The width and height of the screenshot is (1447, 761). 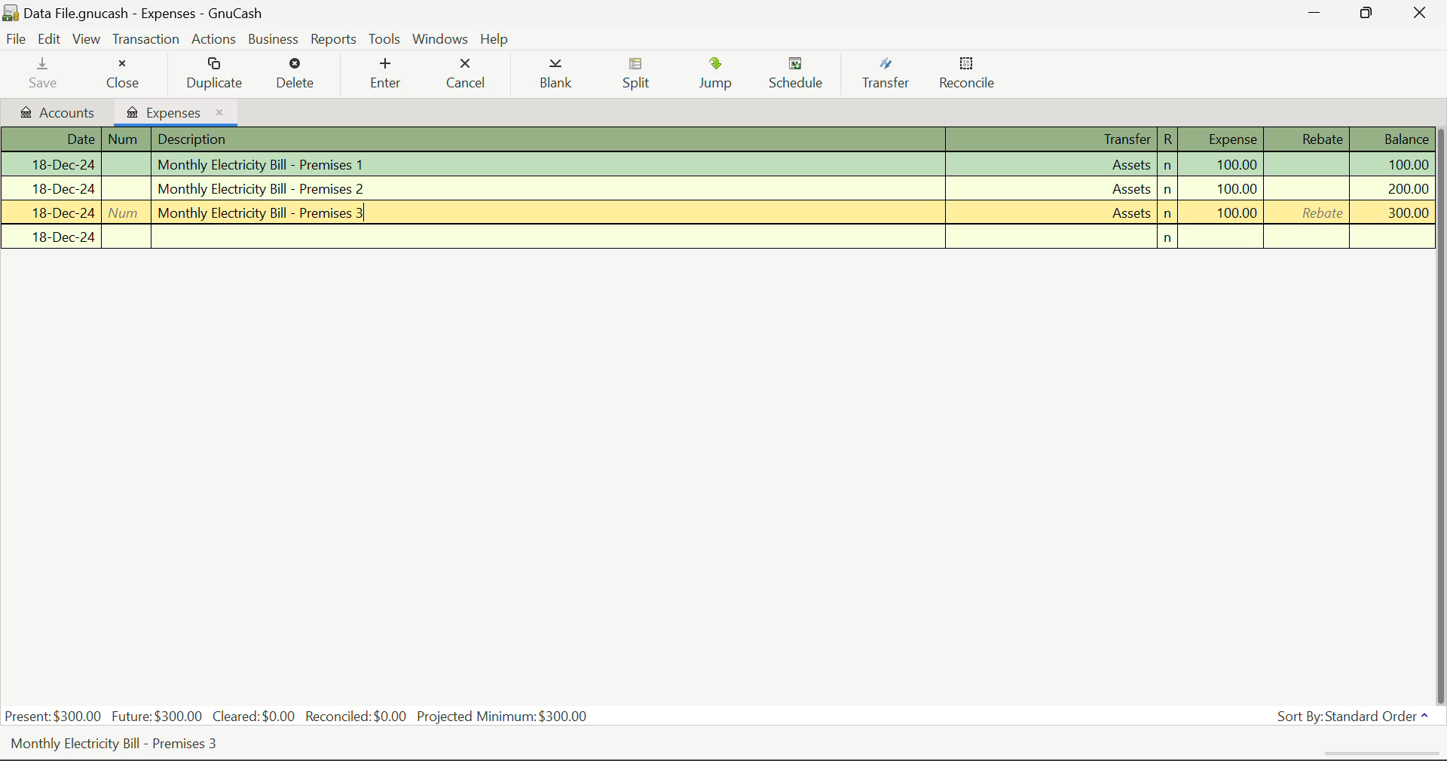 I want to click on Enter, so click(x=385, y=74).